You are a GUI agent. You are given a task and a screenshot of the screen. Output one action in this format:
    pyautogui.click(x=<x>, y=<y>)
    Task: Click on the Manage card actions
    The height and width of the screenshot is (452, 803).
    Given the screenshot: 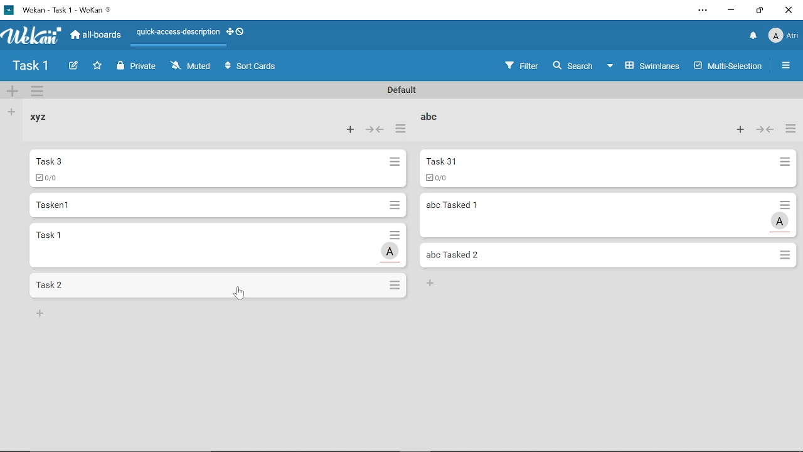 What is the action you would take?
    pyautogui.click(x=790, y=130)
    